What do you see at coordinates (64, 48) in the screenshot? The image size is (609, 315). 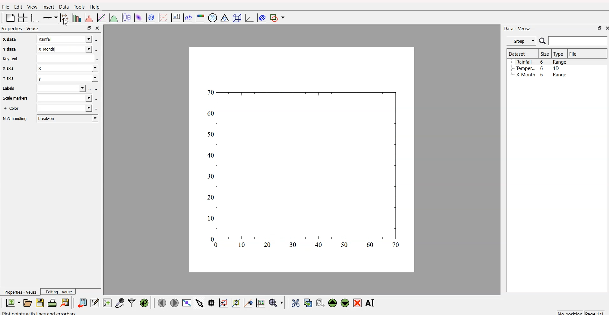 I see `y` at bounding box center [64, 48].